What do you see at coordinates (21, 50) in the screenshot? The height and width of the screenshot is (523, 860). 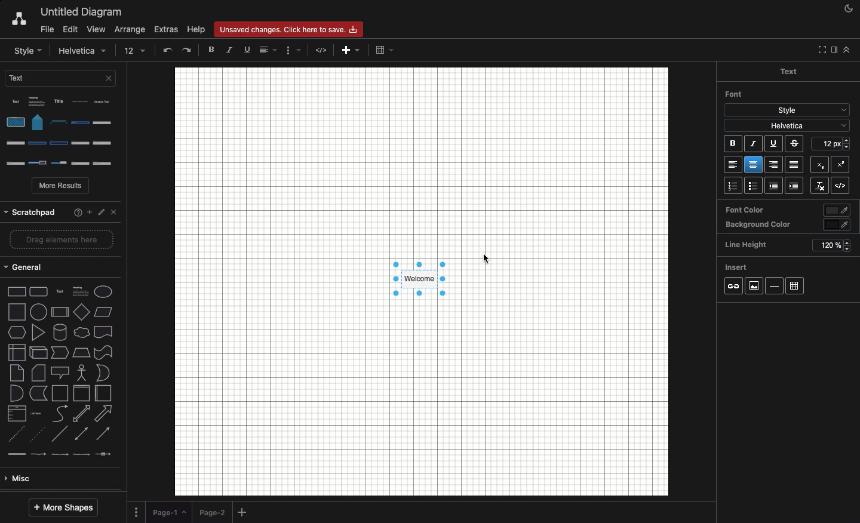 I see `Sidebar` at bounding box center [21, 50].